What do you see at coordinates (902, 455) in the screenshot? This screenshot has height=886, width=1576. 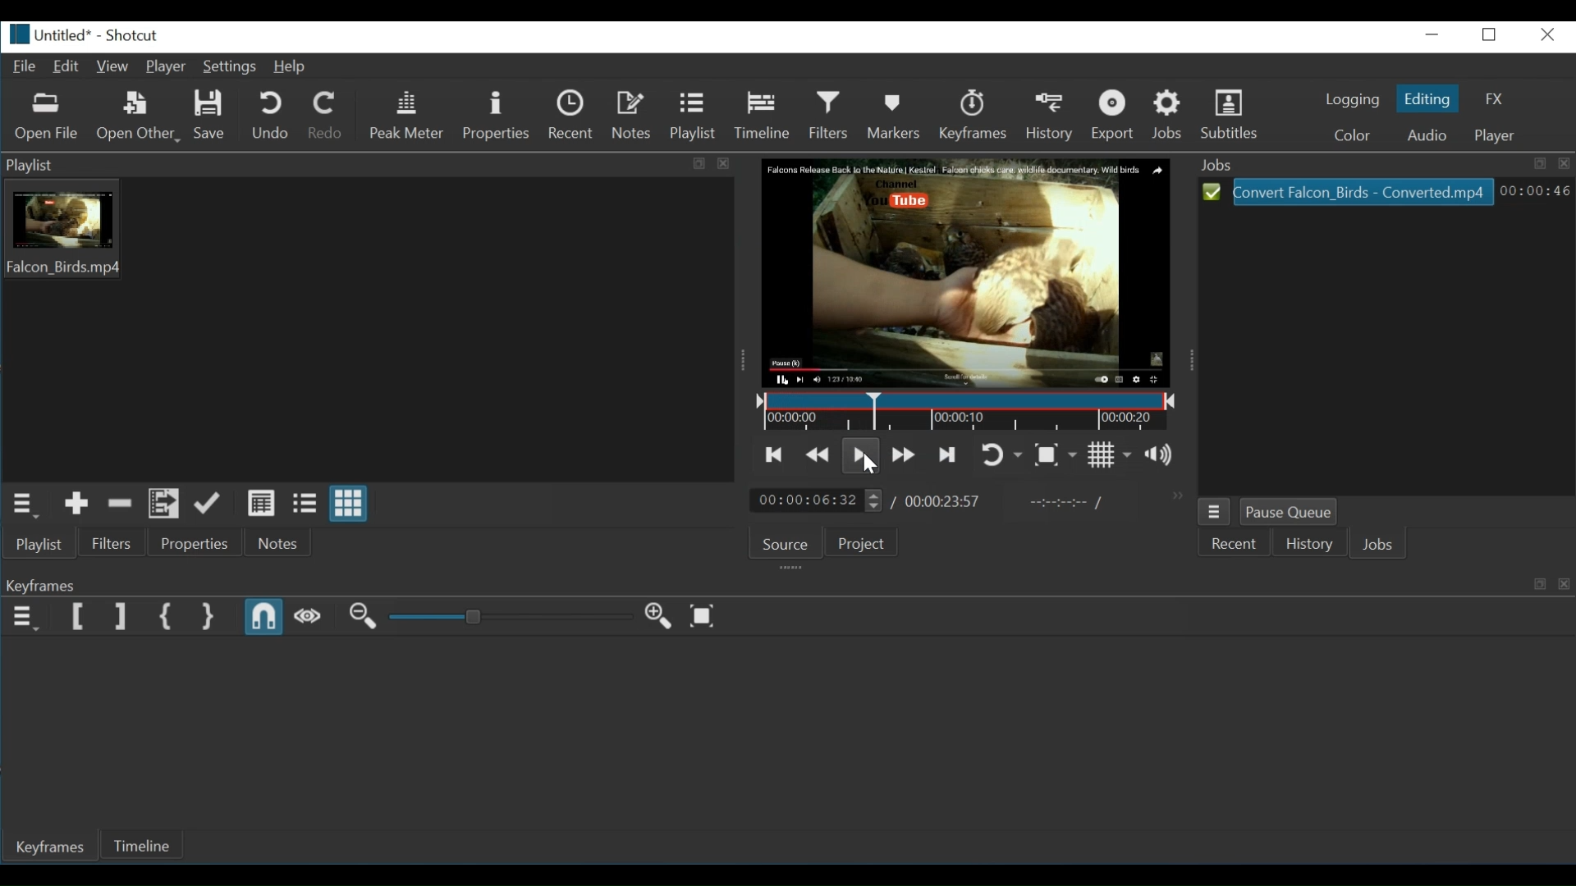 I see `Play quickly forward` at bounding box center [902, 455].